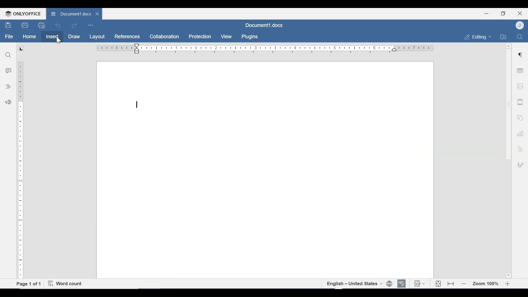  Describe the element at coordinates (265, 170) in the screenshot. I see `Page` at that location.